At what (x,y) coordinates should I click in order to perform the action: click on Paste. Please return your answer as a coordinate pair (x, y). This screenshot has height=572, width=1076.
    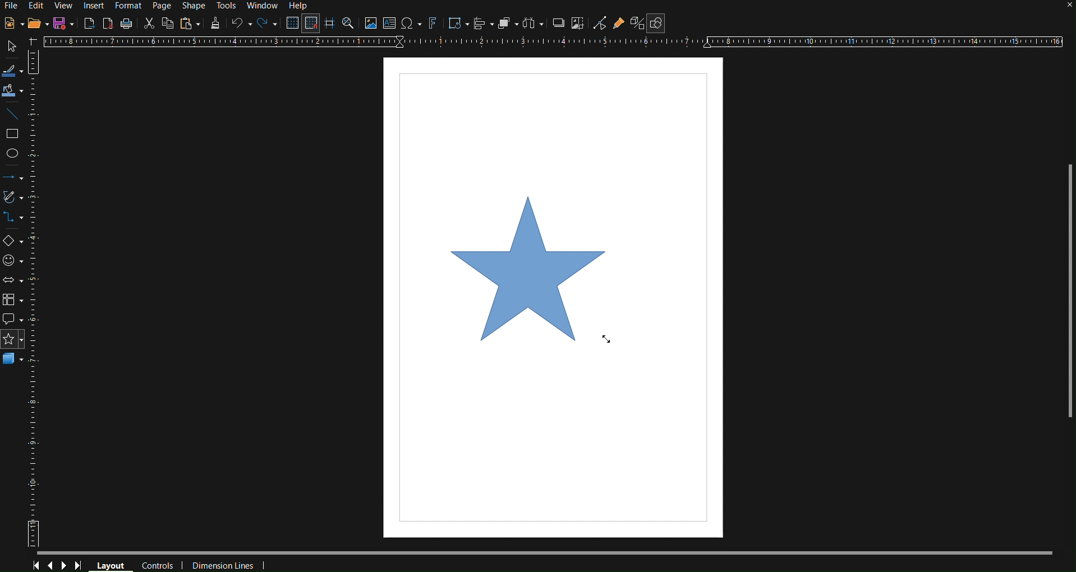
    Looking at the image, I should click on (189, 24).